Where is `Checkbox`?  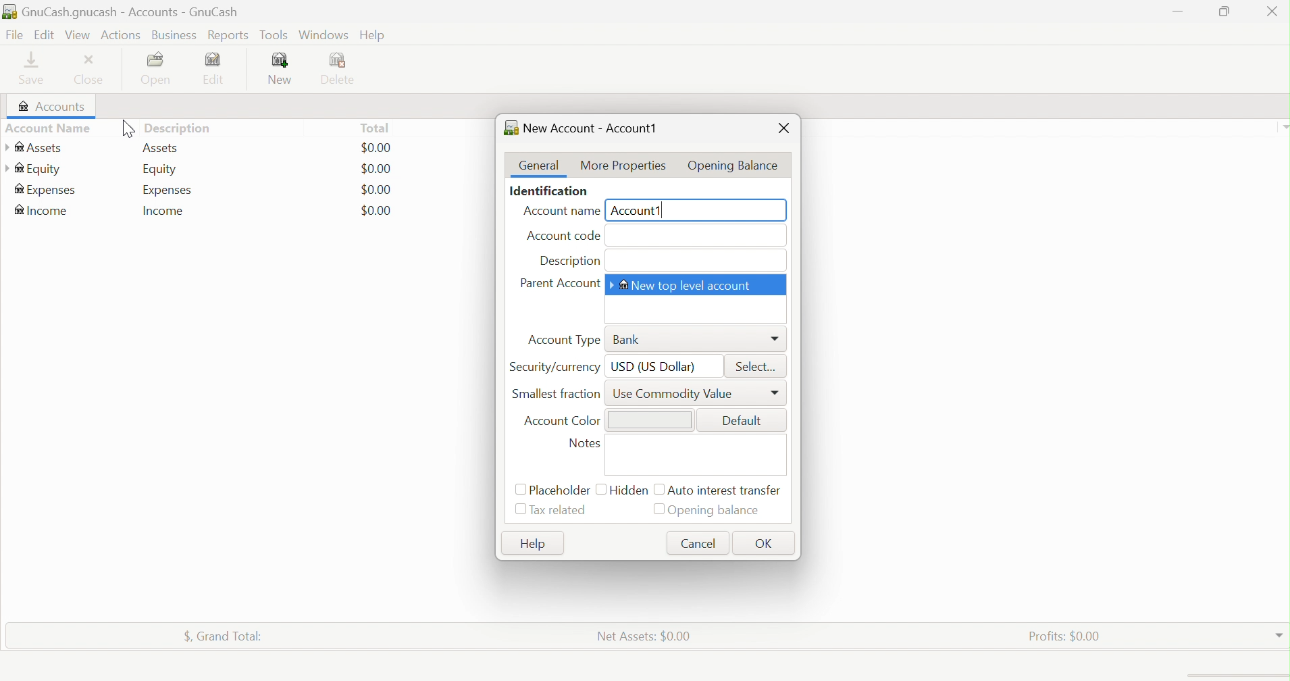
Checkbox is located at coordinates (657, 490).